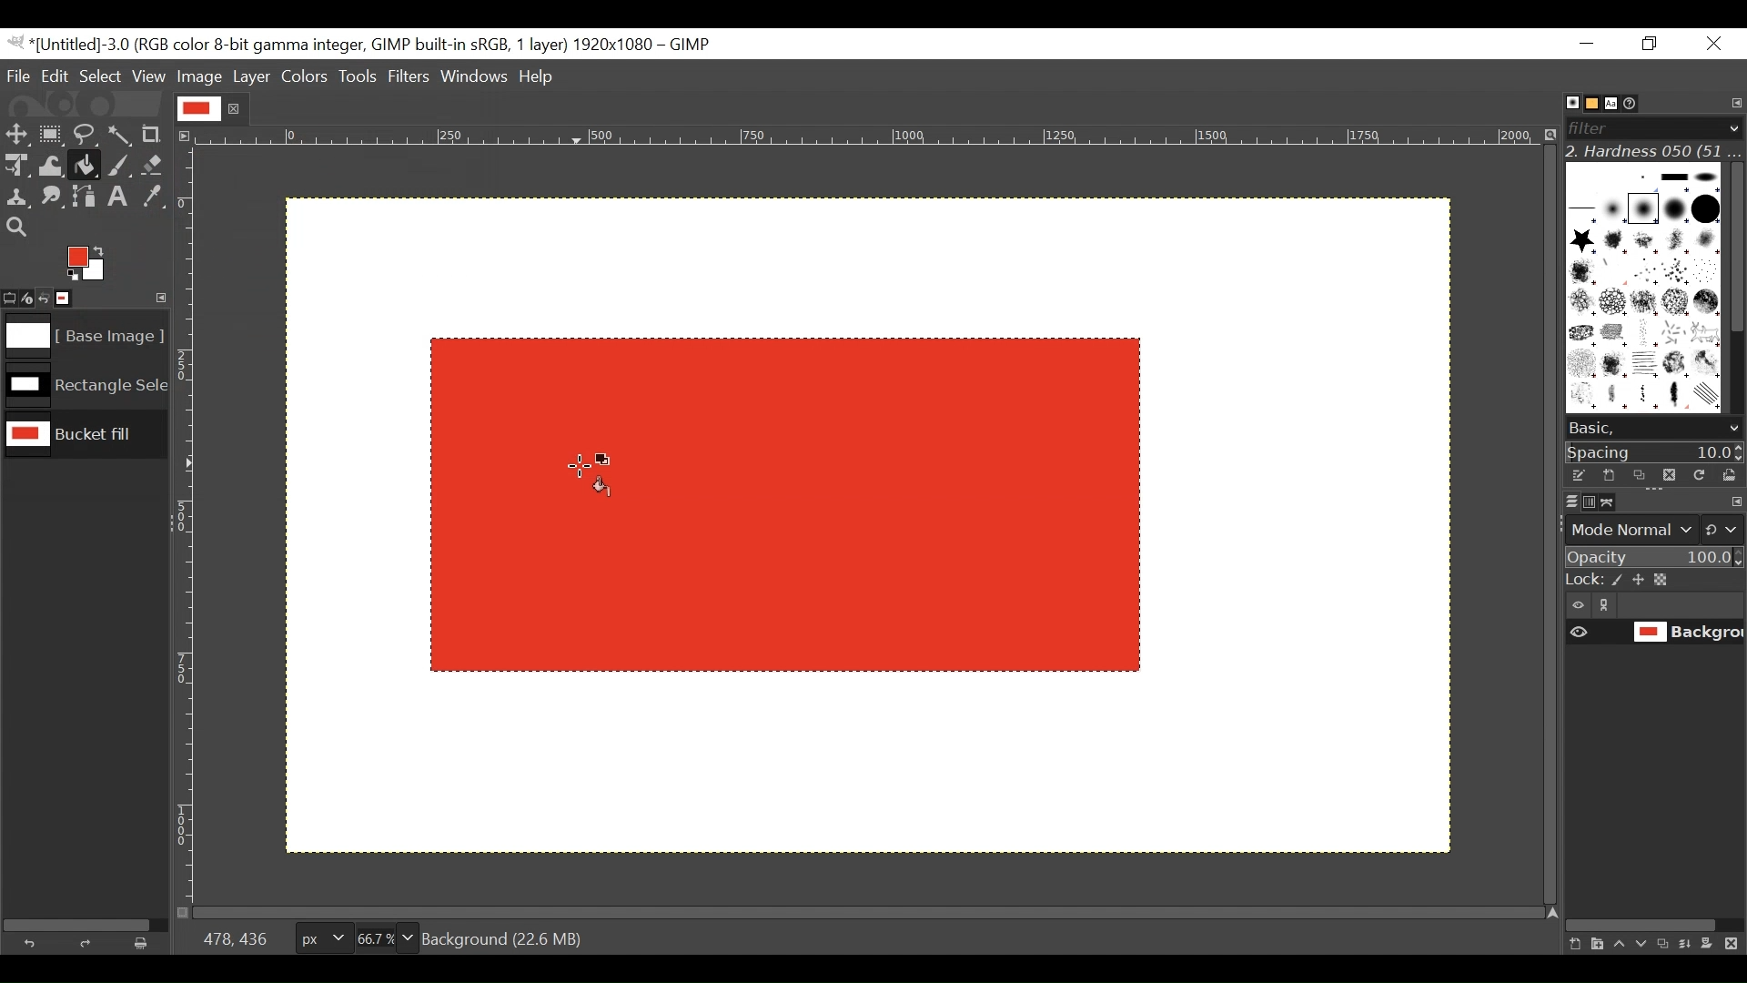 The height and width of the screenshot is (983, 1747). Describe the element at coordinates (20, 76) in the screenshot. I see `File` at that location.